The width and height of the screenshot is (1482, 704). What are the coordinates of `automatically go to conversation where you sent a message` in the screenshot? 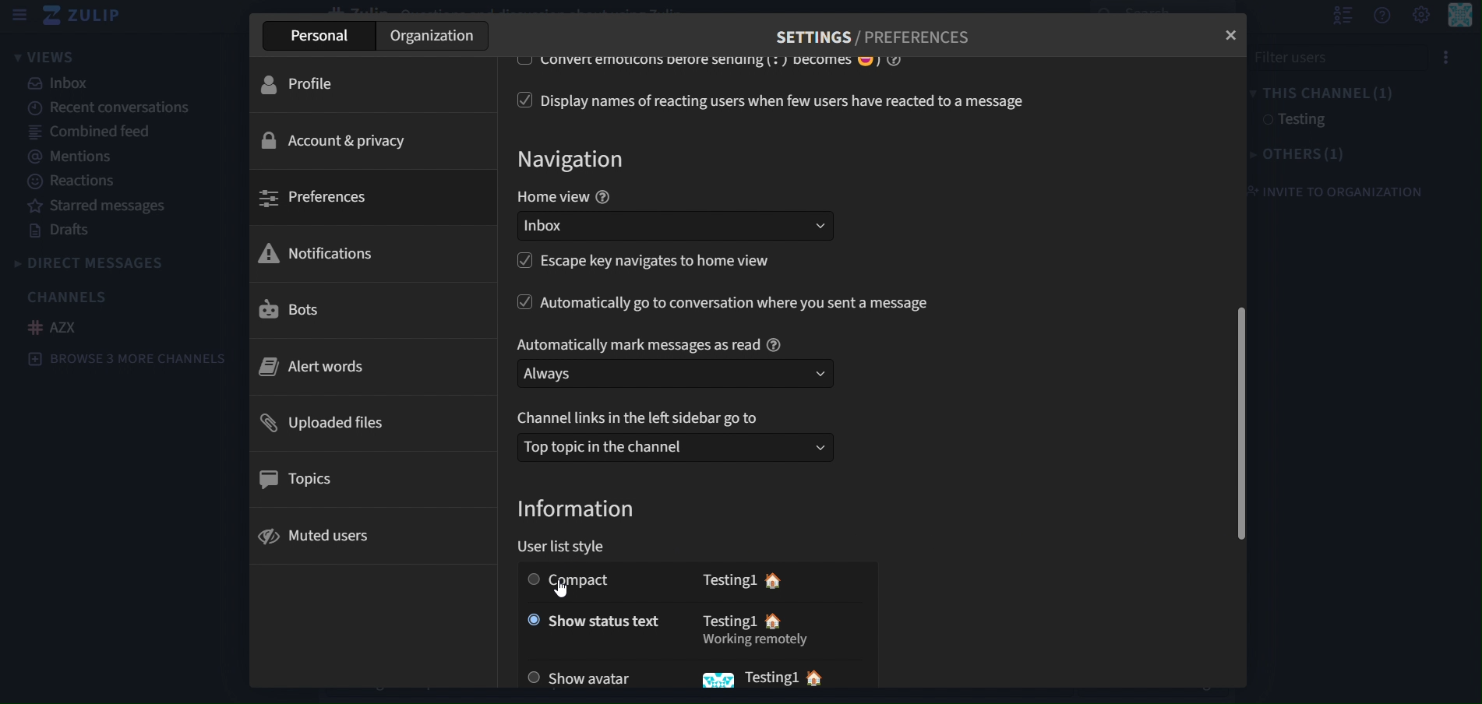 It's located at (738, 303).